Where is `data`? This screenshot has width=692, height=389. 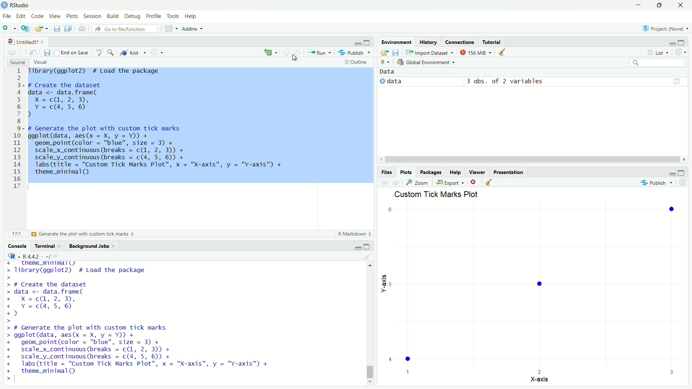 data is located at coordinates (393, 72).